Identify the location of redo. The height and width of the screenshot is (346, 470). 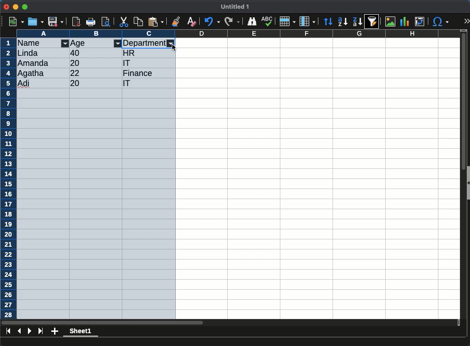
(231, 22).